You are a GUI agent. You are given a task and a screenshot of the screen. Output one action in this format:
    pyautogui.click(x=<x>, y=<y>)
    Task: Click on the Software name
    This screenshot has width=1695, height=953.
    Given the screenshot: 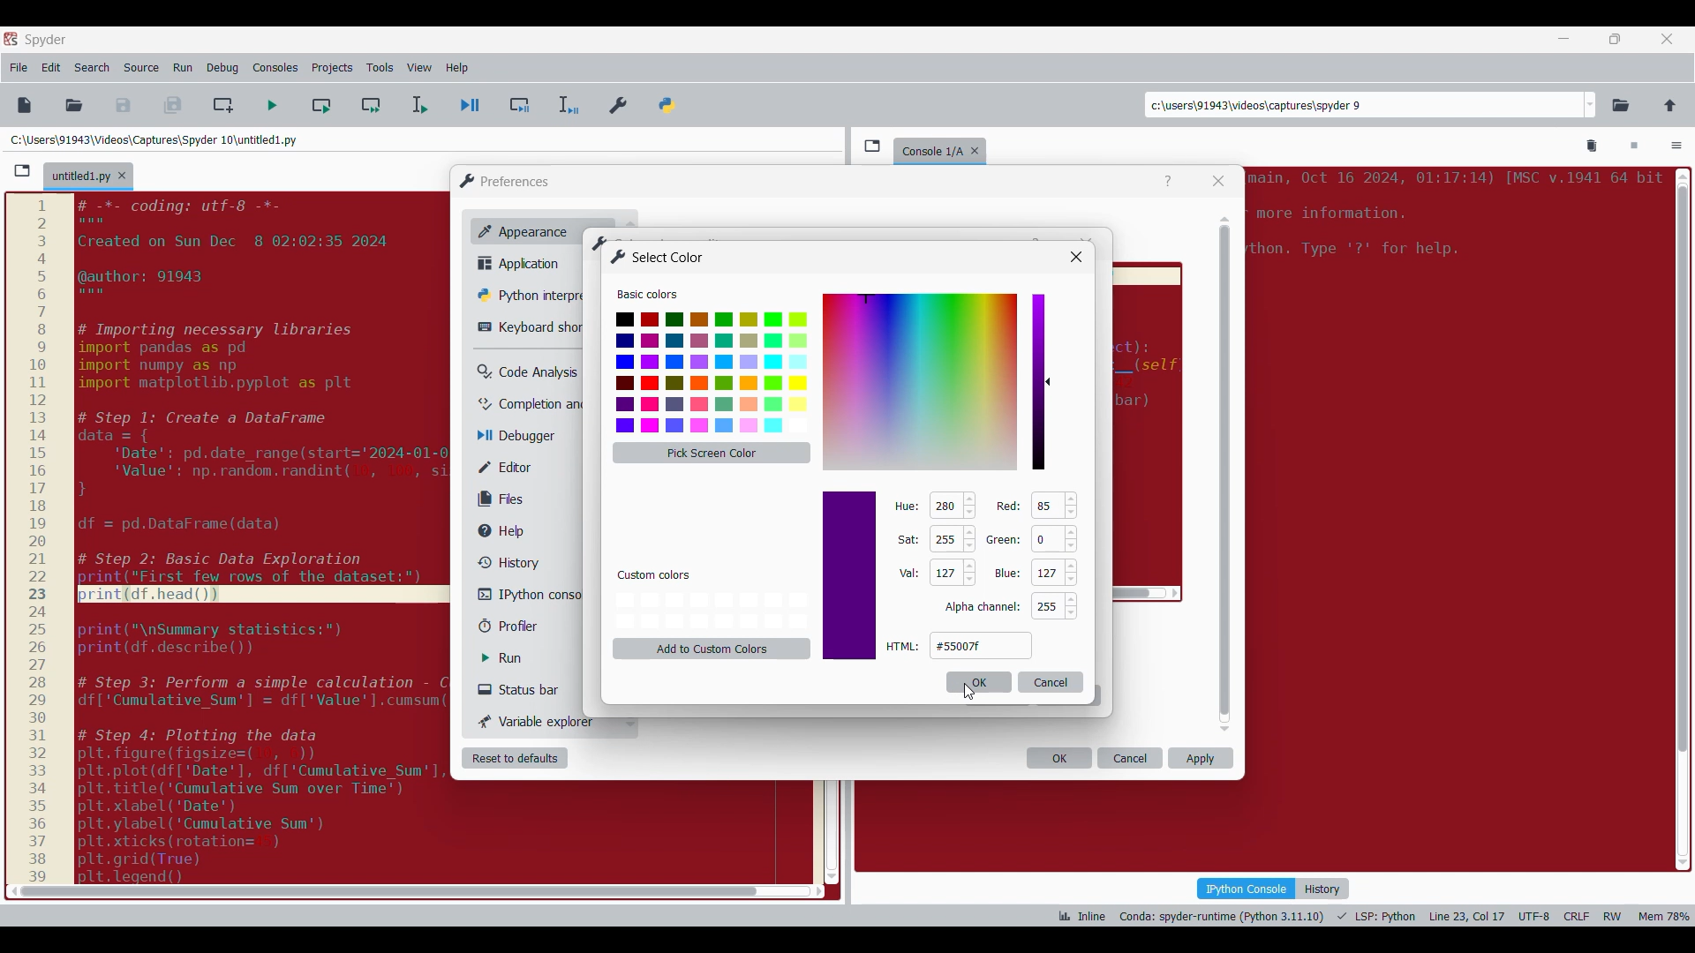 What is the action you would take?
    pyautogui.click(x=46, y=40)
    